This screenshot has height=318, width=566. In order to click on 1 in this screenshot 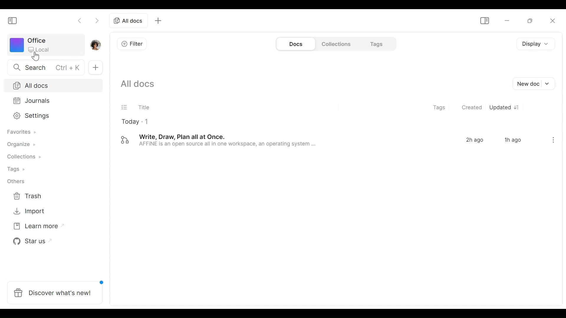, I will do `click(147, 122)`.